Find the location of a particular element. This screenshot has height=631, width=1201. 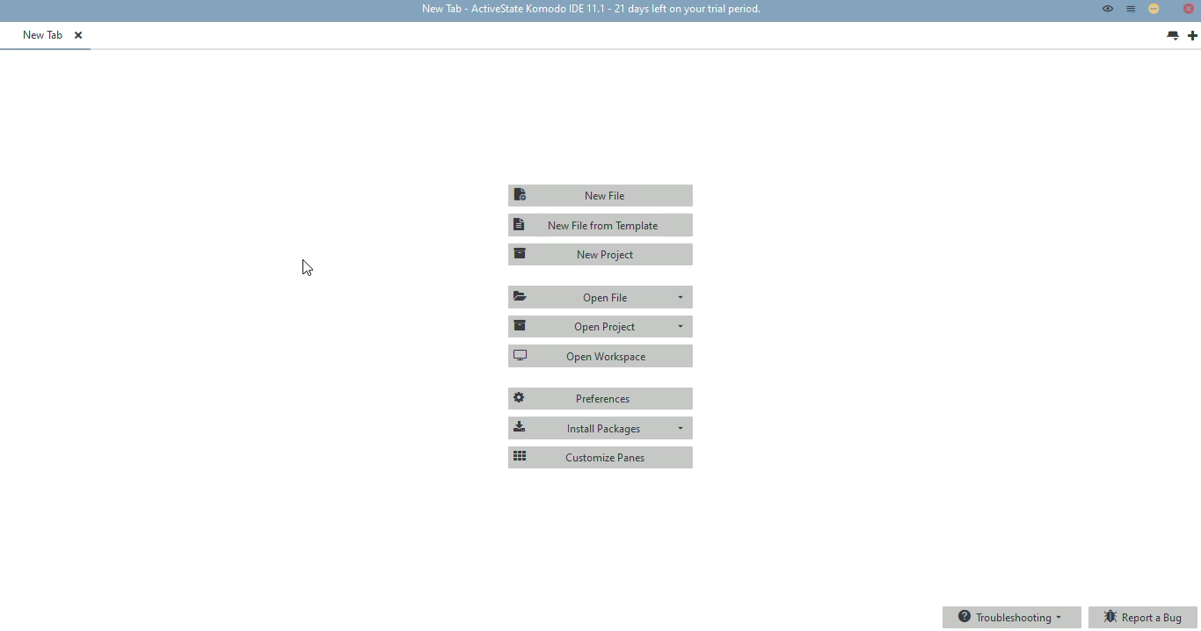

menu is located at coordinates (1132, 9).